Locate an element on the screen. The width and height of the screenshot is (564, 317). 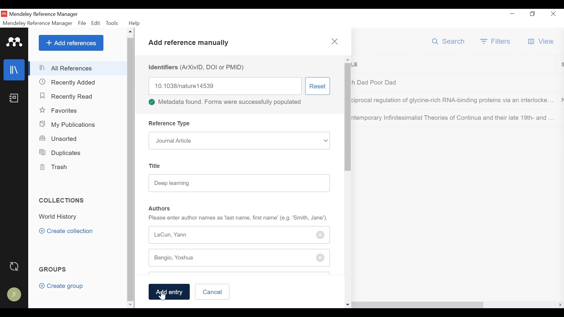
Trash is located at coordinates (54, 167).